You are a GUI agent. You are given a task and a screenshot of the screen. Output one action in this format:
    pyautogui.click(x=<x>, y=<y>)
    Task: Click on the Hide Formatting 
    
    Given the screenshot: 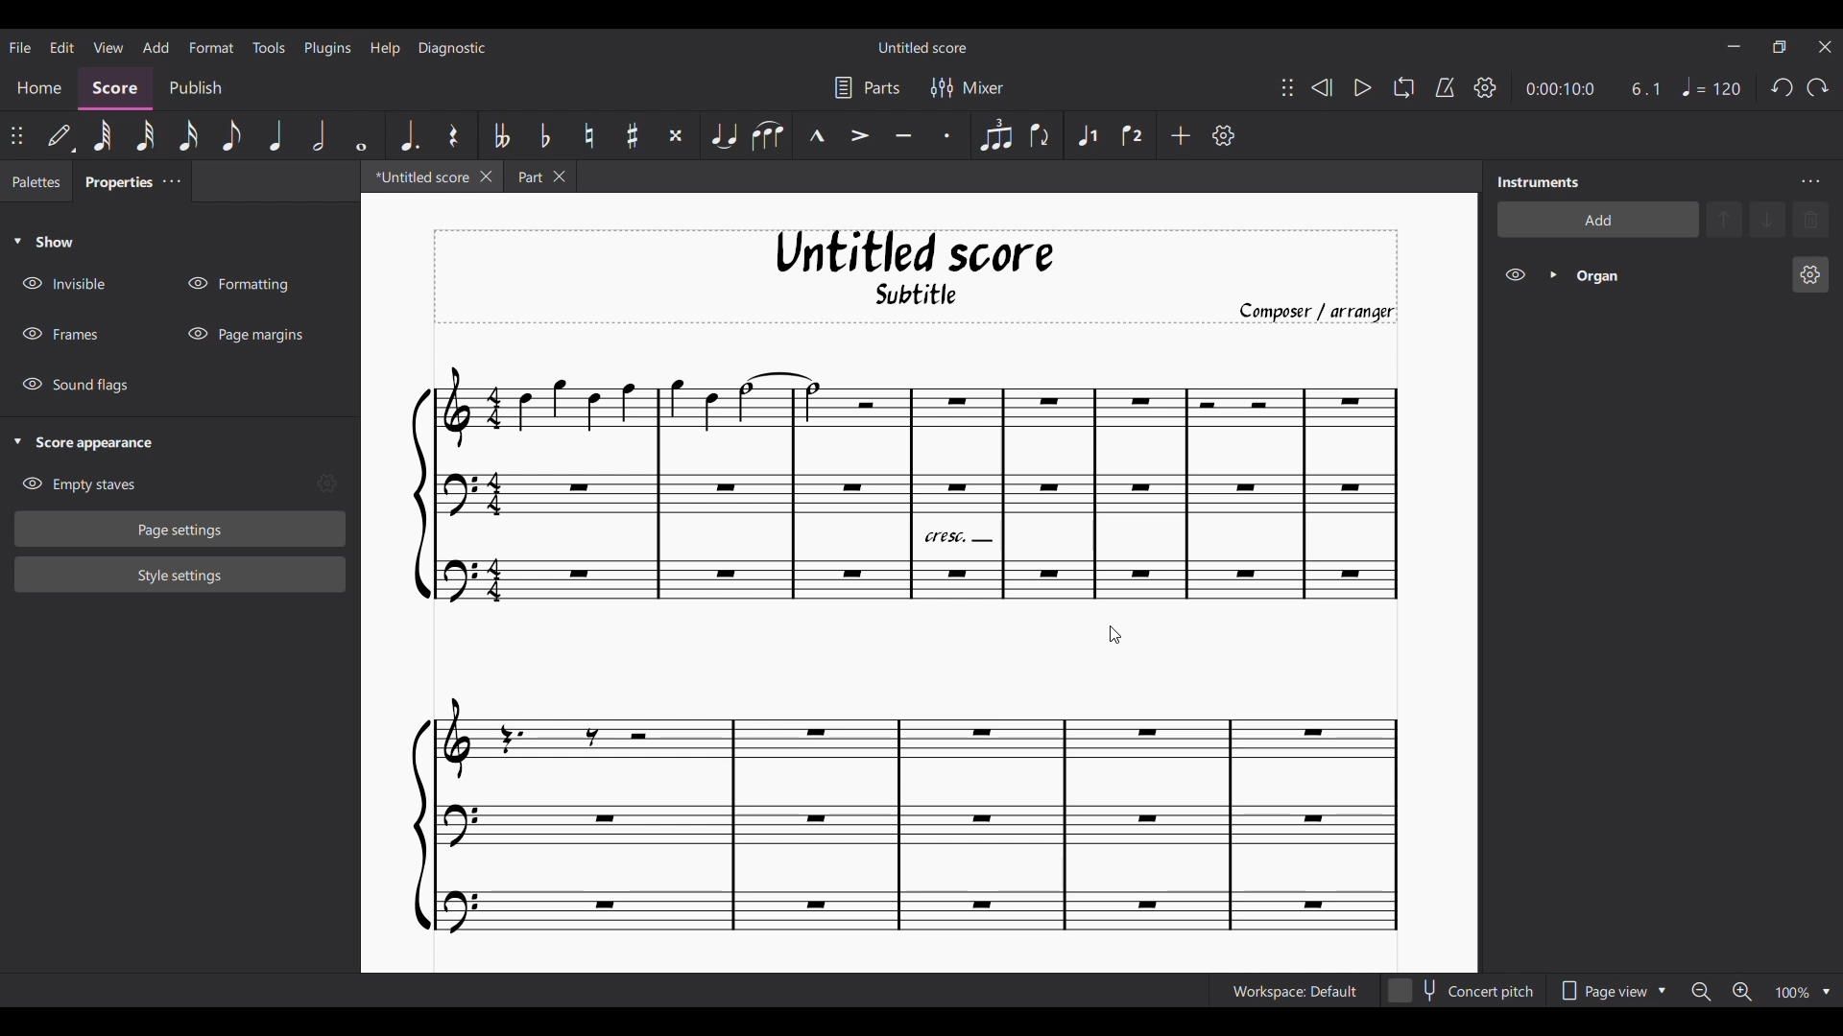 What is the action you would take?
    pyautogui.click(x=237, y=284)
    